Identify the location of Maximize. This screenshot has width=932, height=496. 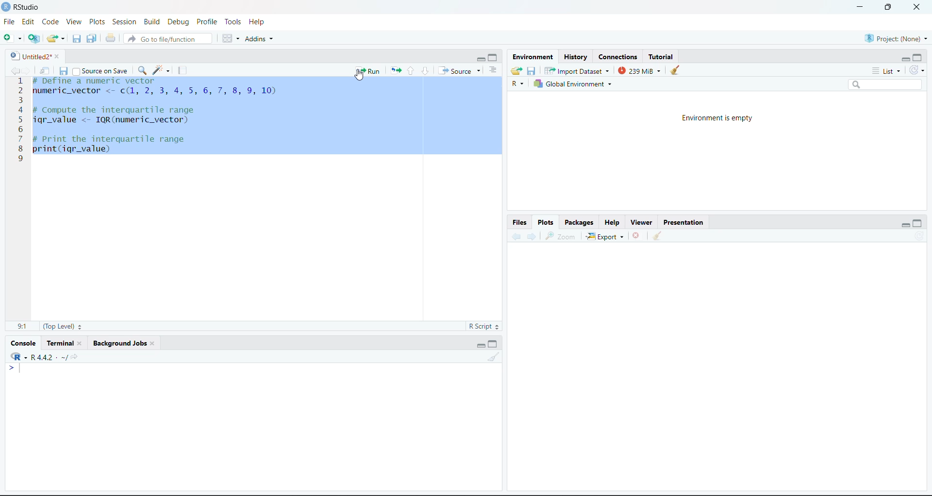
(494, 56).